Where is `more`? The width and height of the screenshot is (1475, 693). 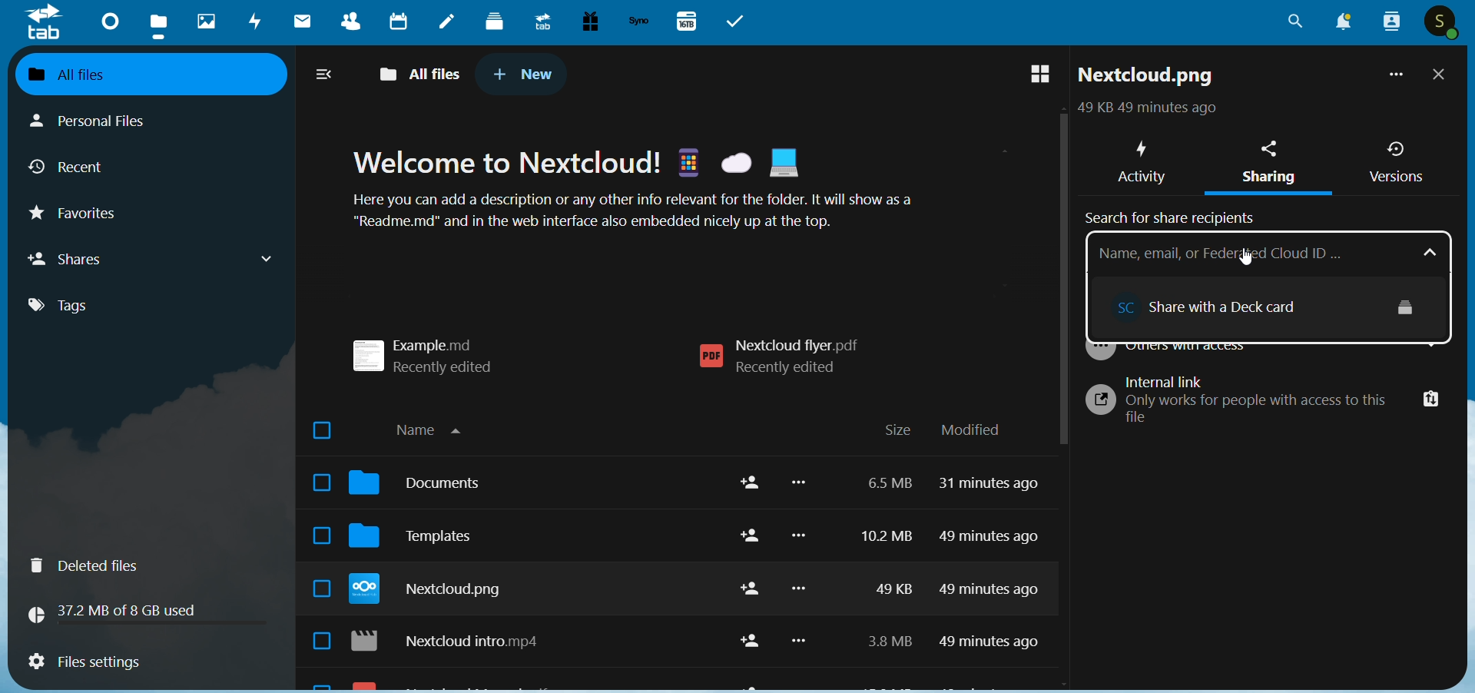 more is located at coordinates (802, 571).